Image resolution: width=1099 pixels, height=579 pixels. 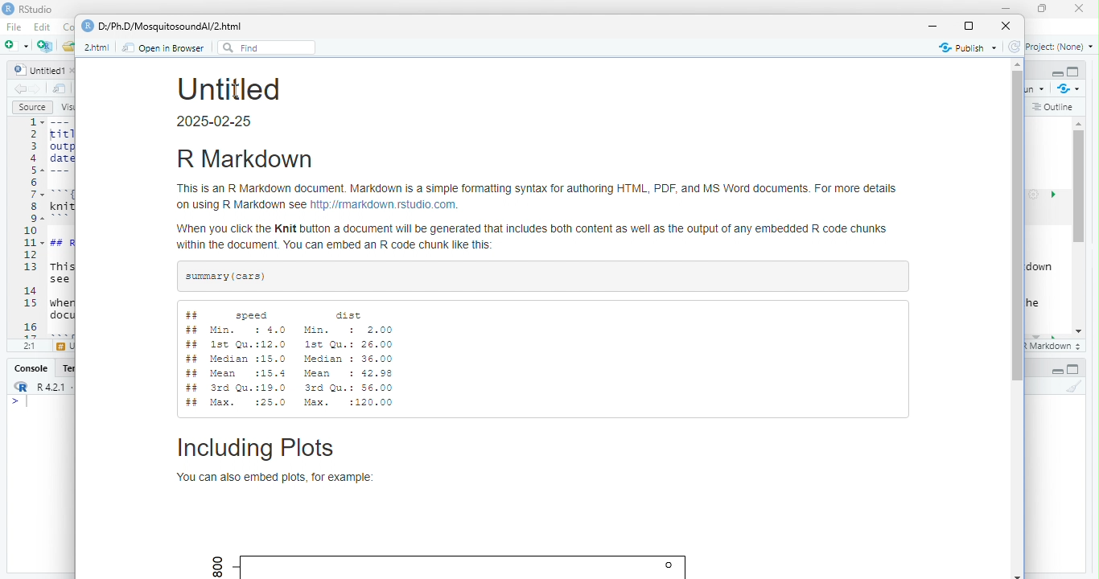 I want to click on Settings, so click(x=1034, y=195).